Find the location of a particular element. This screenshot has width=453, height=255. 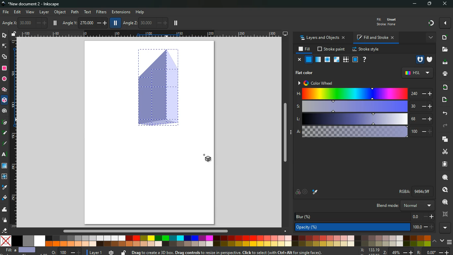

color wheel is located at coordinates (321, 82).